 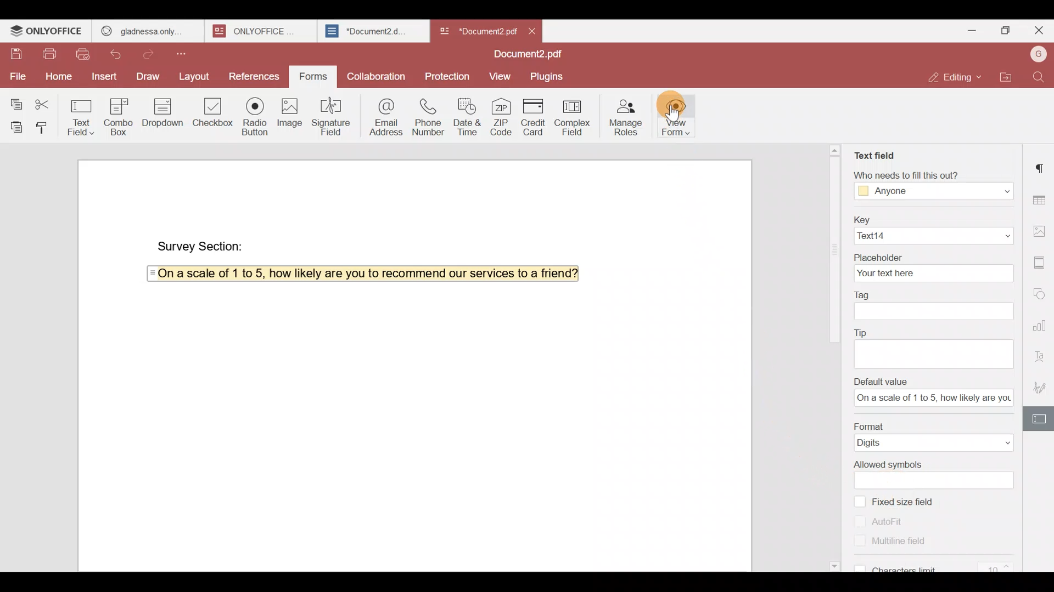 What do you see at coordinates (210, 115) in the screenshot?
I see `Checkbox` at bounding box center [210, 115].